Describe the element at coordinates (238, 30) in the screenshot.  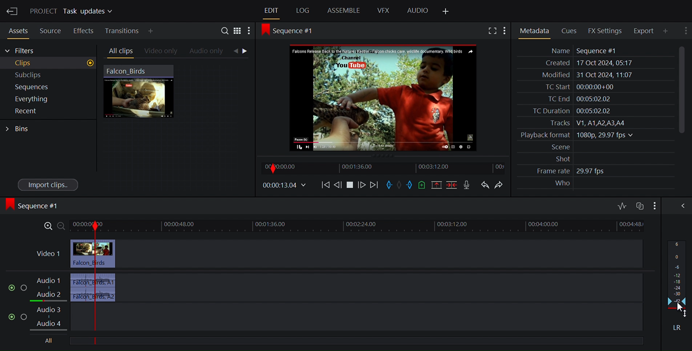
I see `Toggle between list and tile view` at that location.